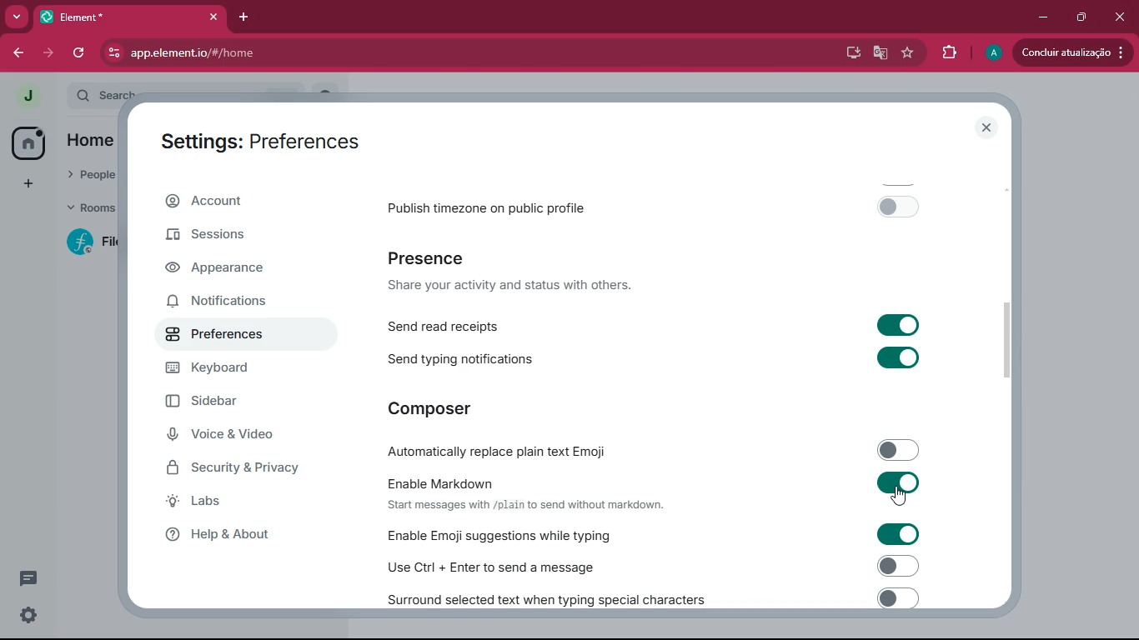  What do you see at coordinates (17, 17) in the screenshot?
I see `more` at bounding box center [17, 17].